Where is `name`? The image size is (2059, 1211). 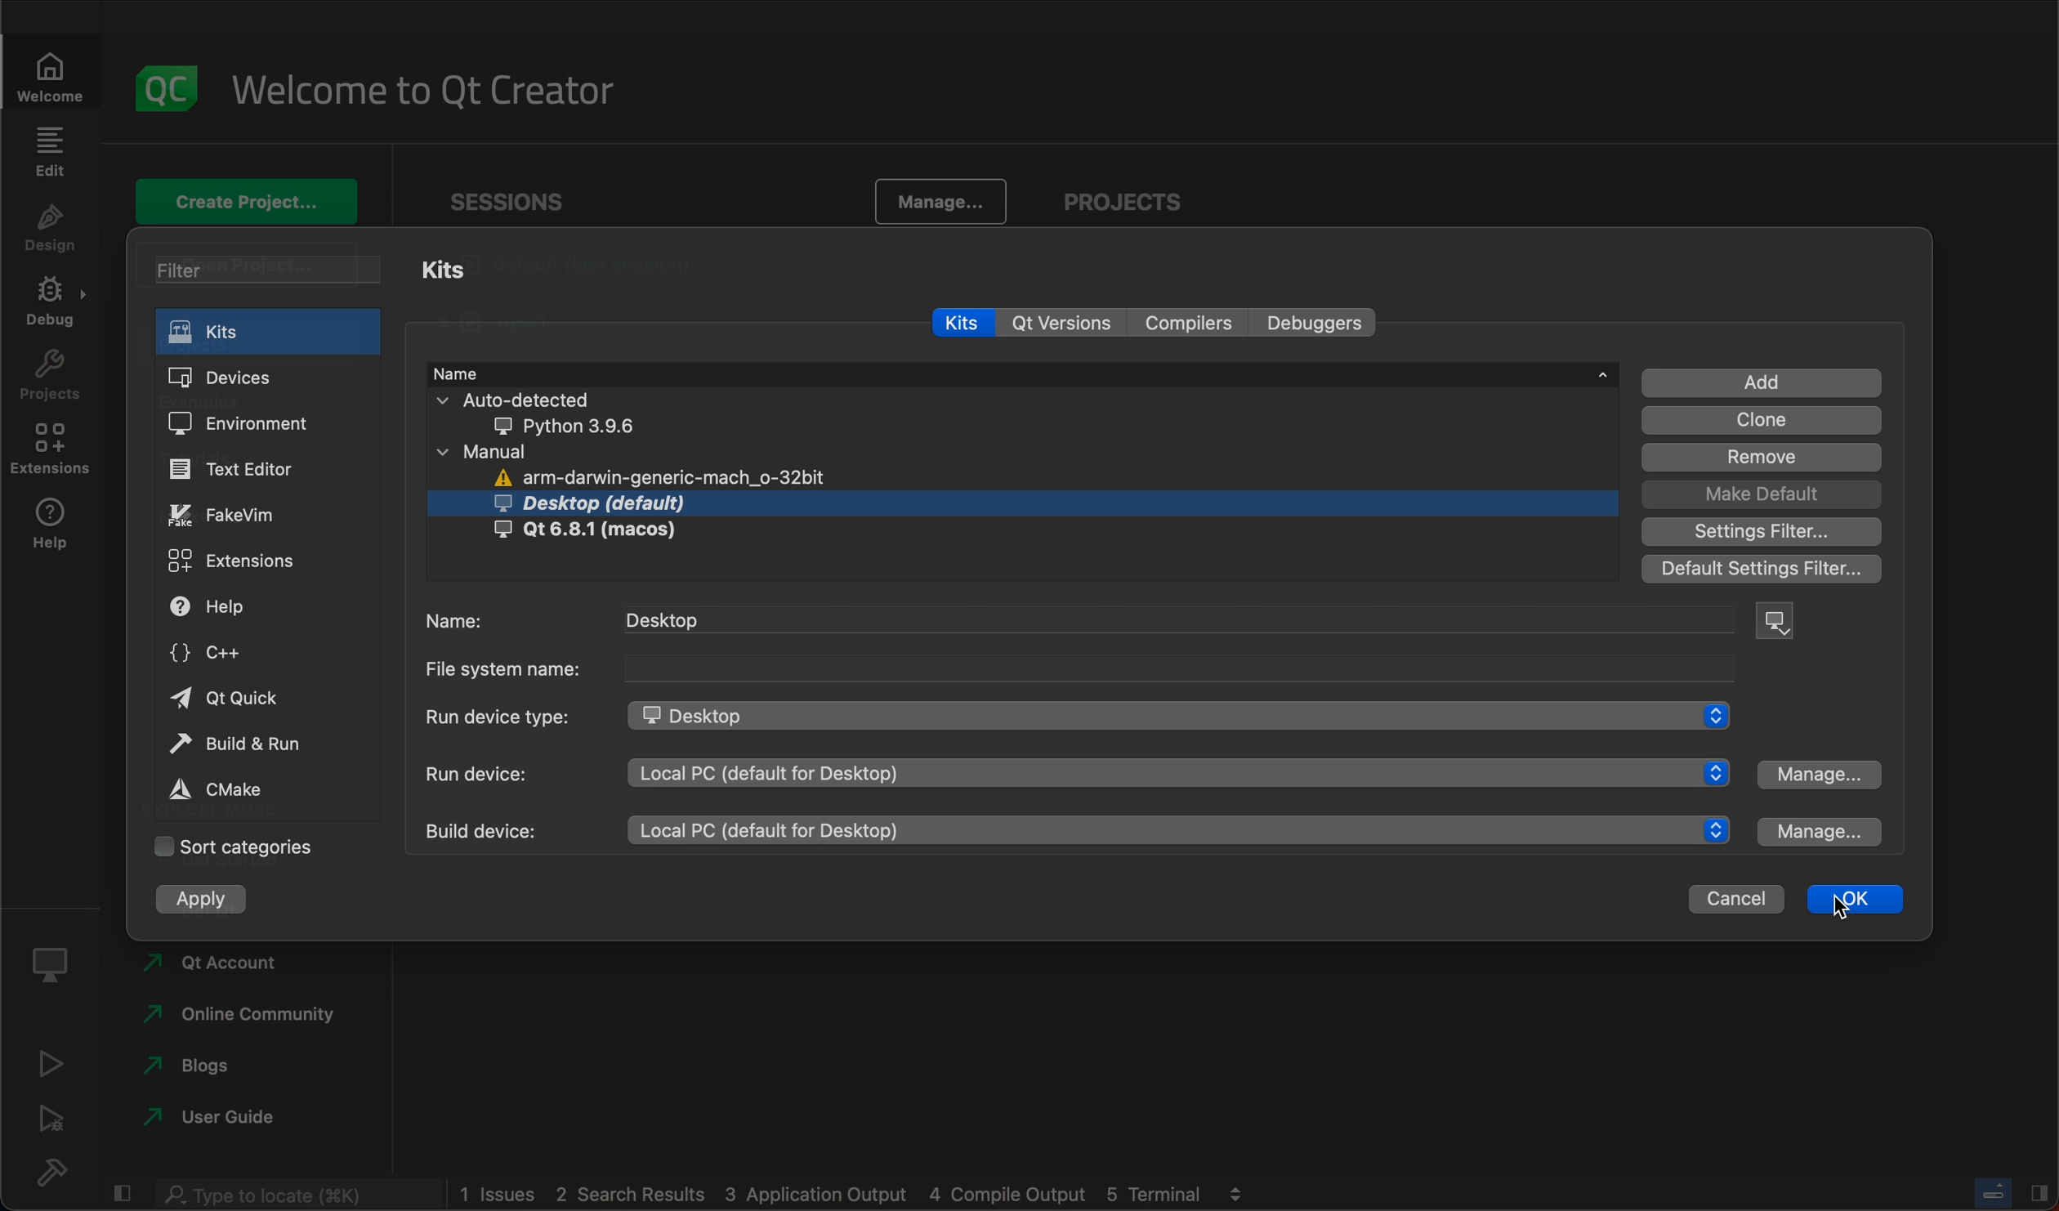 name is located at coordinates (1019, 374).